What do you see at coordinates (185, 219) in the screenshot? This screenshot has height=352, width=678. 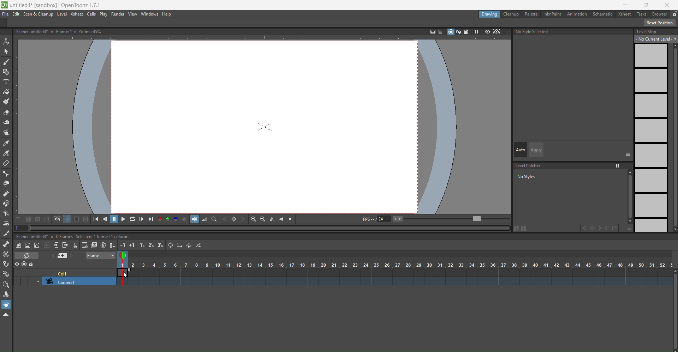 I see `alpha chanel` at bounding box center [185, 219].